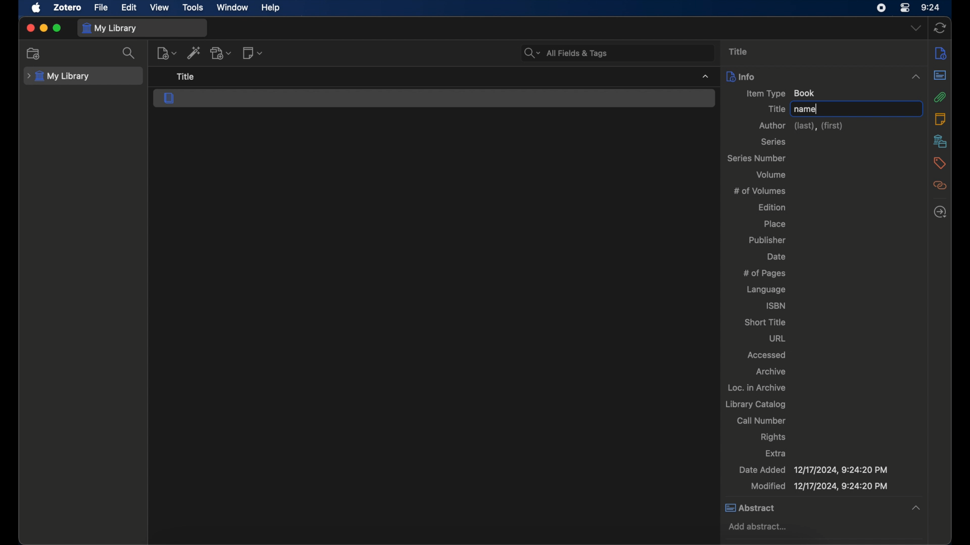 This screenshot has height=545, width=970. Describe the element at coordinates (755, 405) in the screenshot. I see `library catalog` at that location.